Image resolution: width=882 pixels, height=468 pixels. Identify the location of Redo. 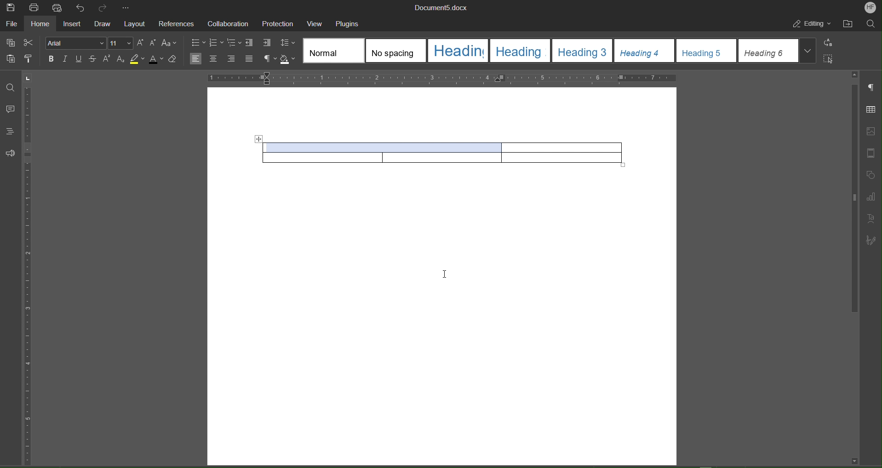
(106, 8).